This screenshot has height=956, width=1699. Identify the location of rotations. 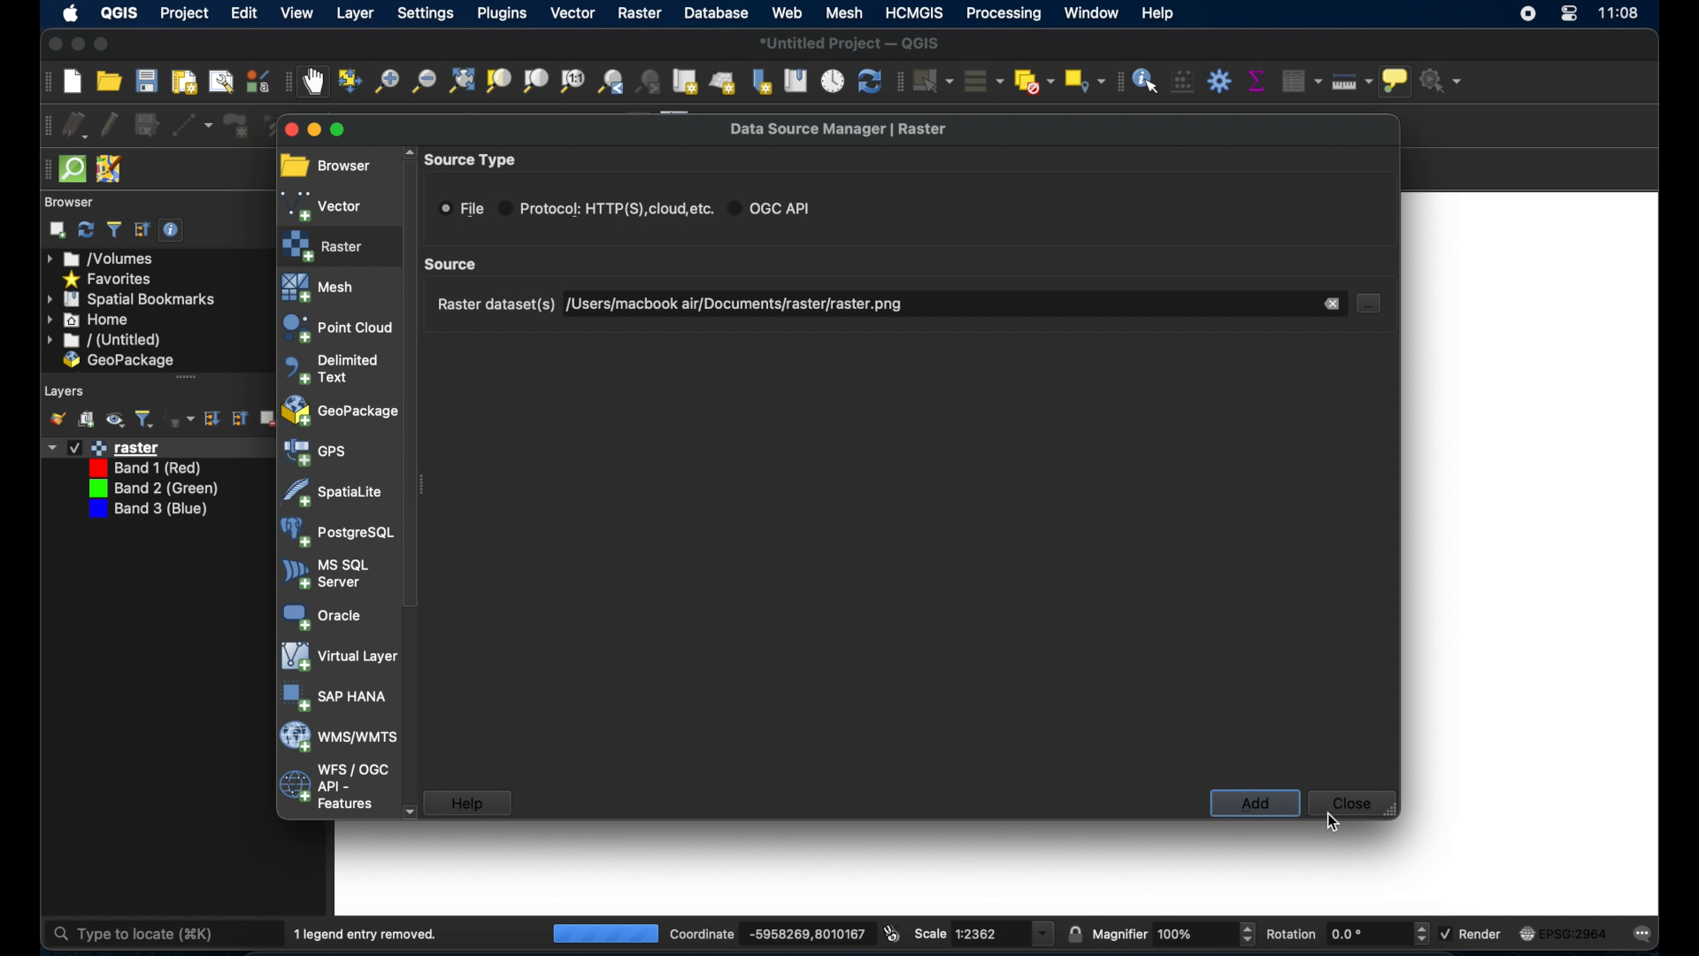
(1348, 934).